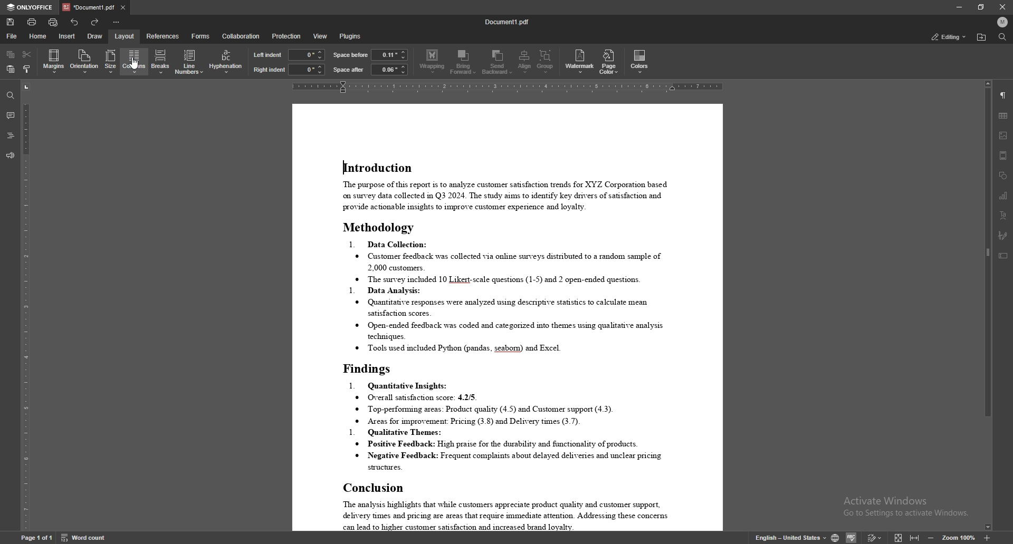 The height and width of the screenshot is (544, 1013). Describe the element at coordinates (95, 22) in the screenshot. I see `redo` at that location.